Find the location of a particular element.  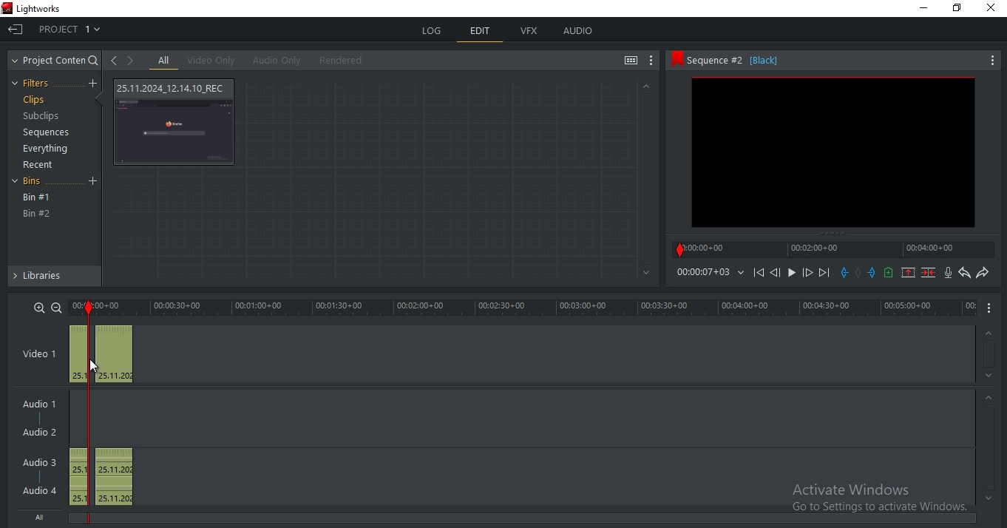

out mark is located at coordinates (88, 308).